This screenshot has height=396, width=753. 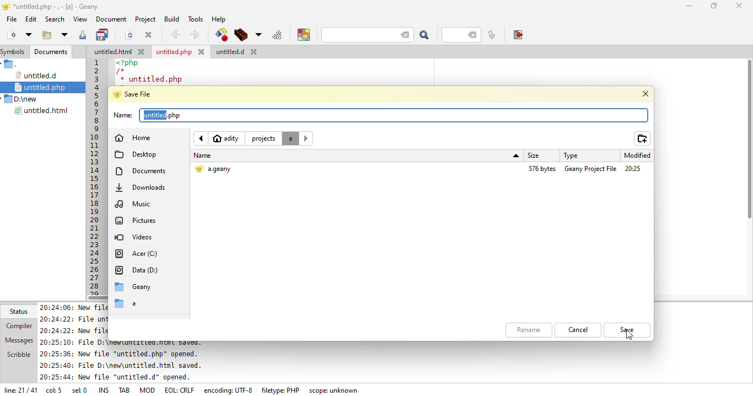 What do you see at coordinates (137, 237) in the screenshot?
I see `videos` at bounding box center [137, 237].